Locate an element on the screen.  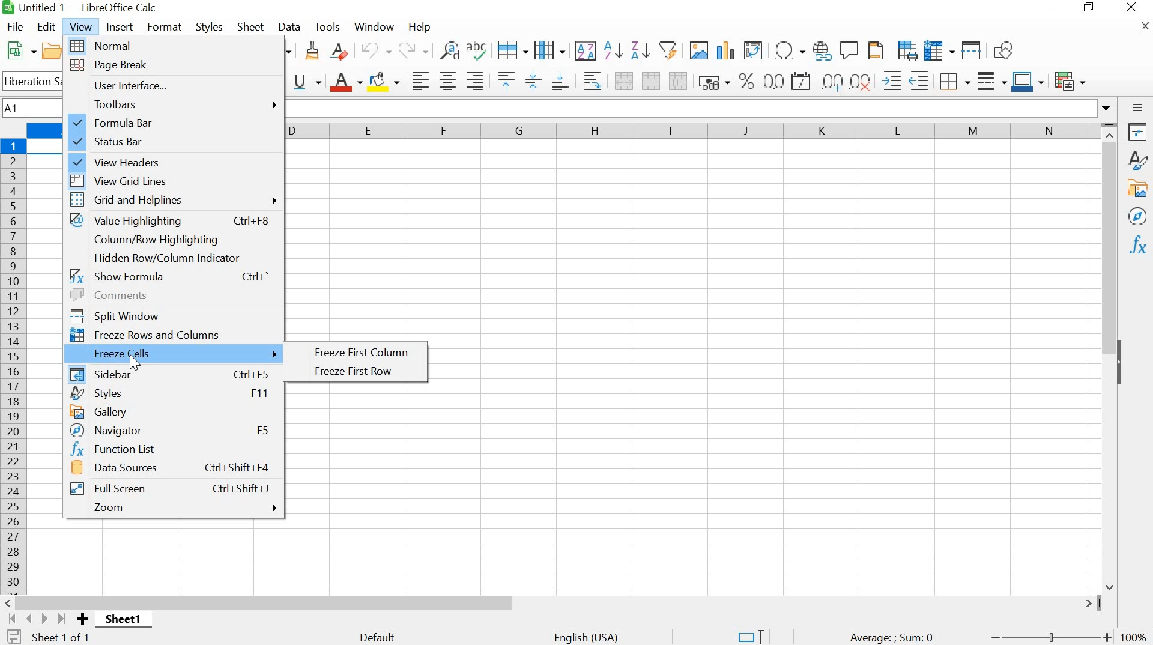
ALIGN LEFT is located at coordinates (418, 80).